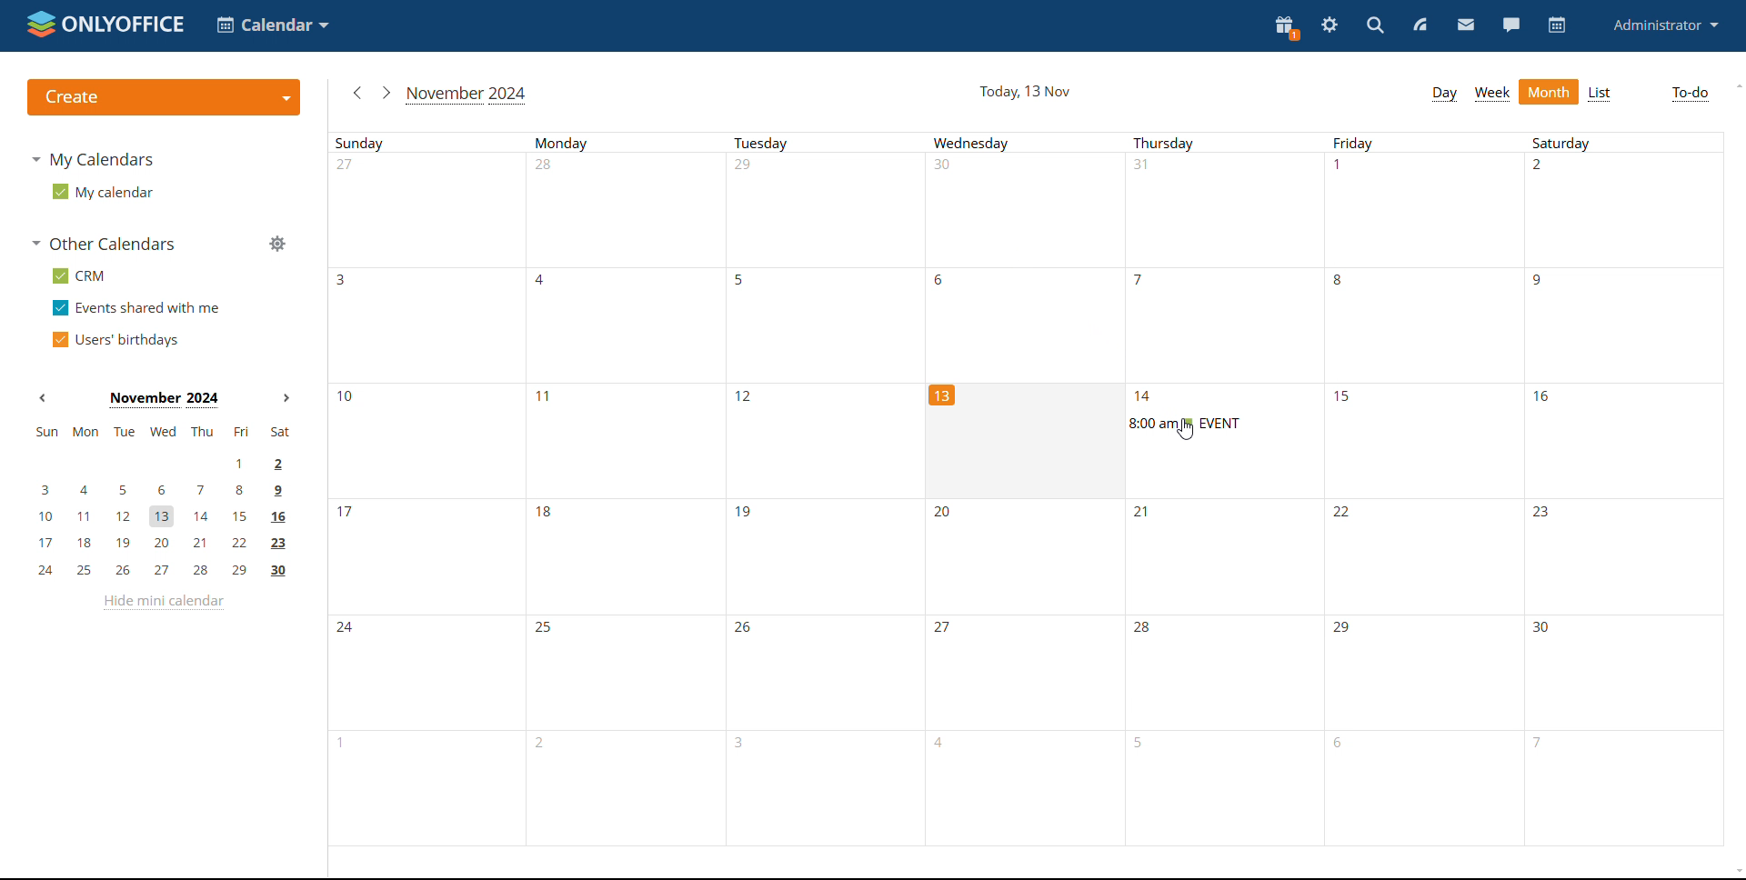 The image size is (1746, 880). What do you see at coordinates (1735, 871) in the screenshot?
I see `scroll down` at bounding box center [1735, 871].